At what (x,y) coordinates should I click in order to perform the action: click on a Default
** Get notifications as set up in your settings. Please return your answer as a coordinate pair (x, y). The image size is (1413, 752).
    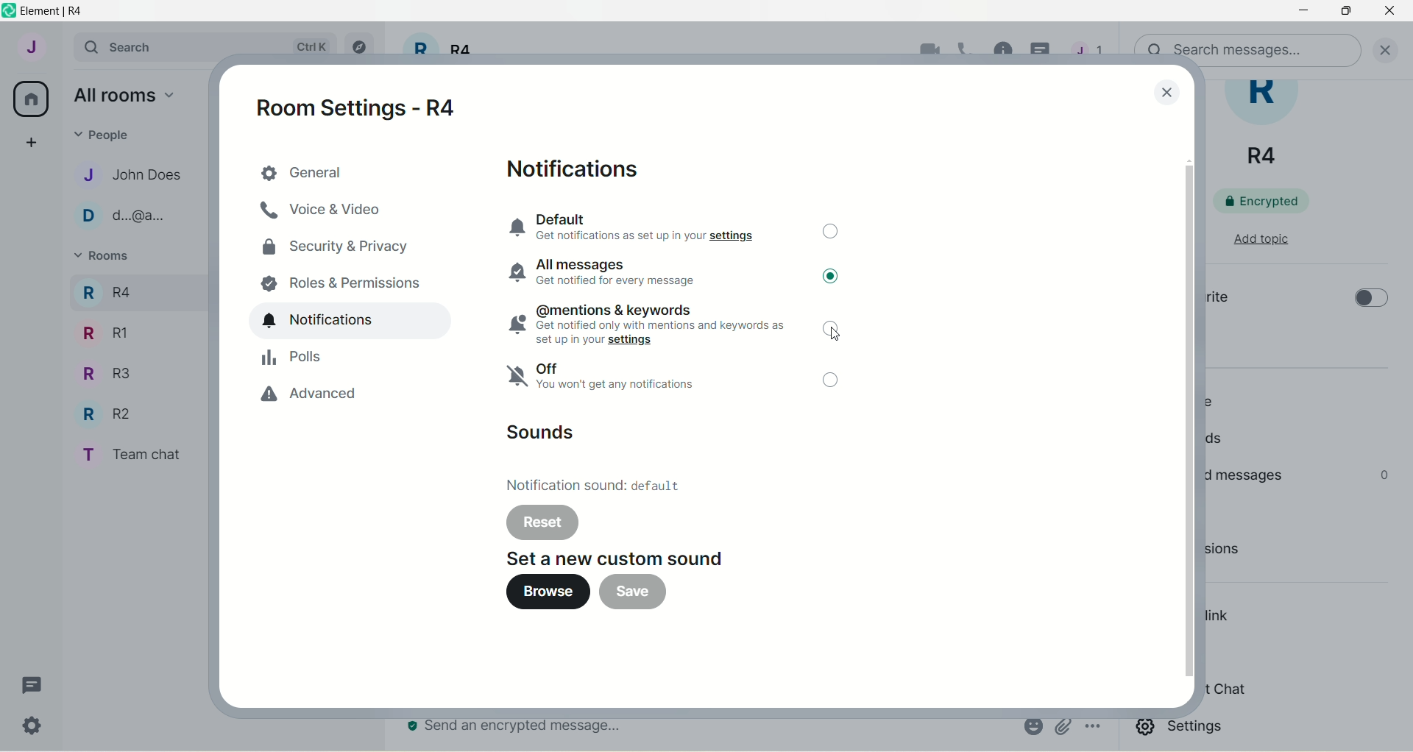
    Looking at the image, I should click on (643, 227).